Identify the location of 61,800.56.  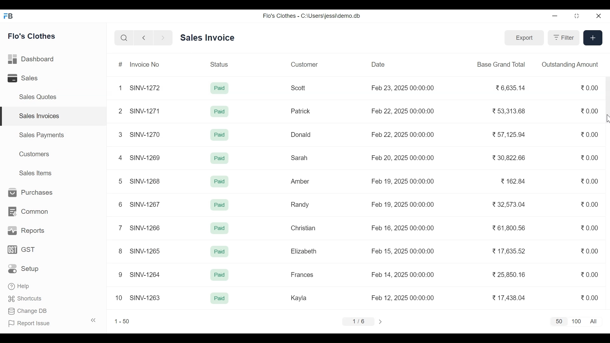
(508, 228).